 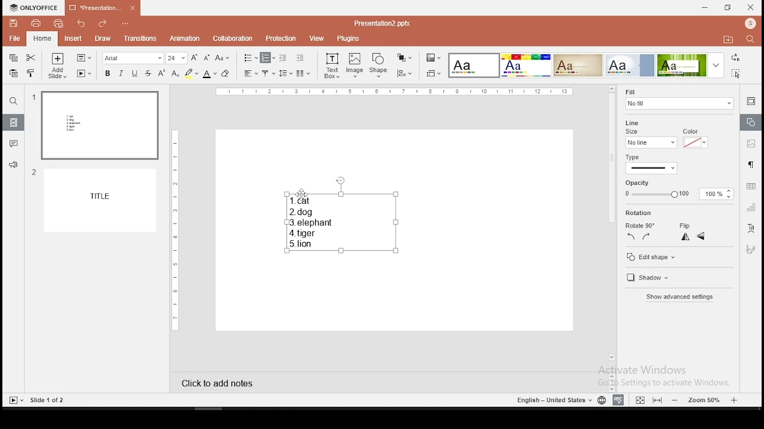 I want to click on font color, so click(x=210, y=73).